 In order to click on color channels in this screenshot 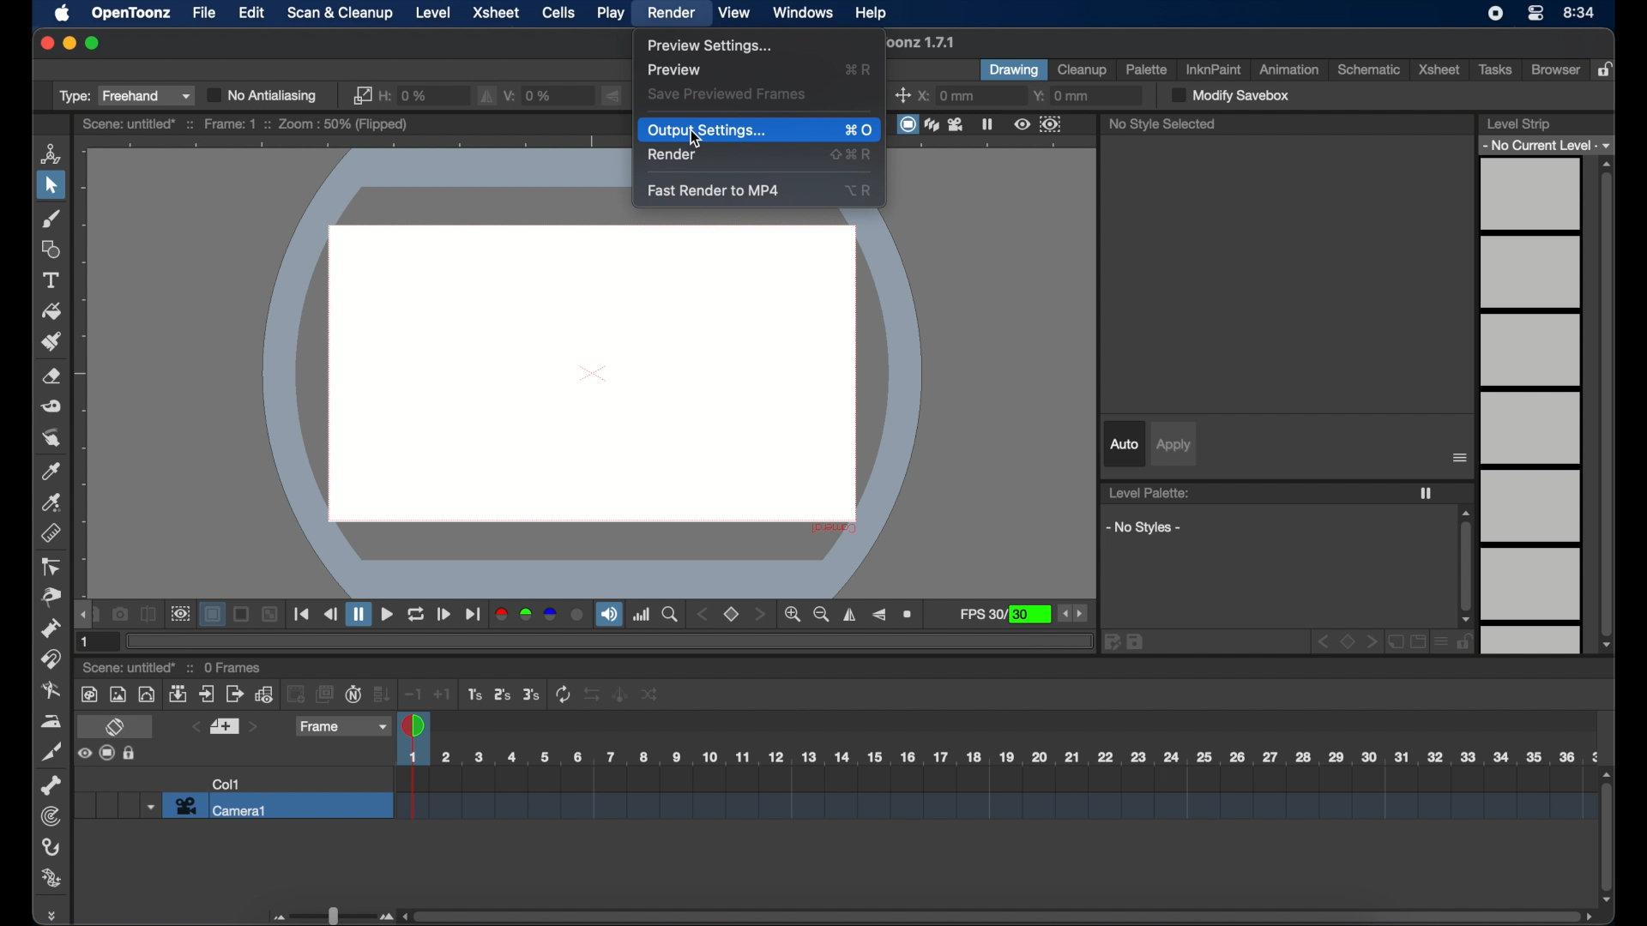, I will do `click(540, 615)`.